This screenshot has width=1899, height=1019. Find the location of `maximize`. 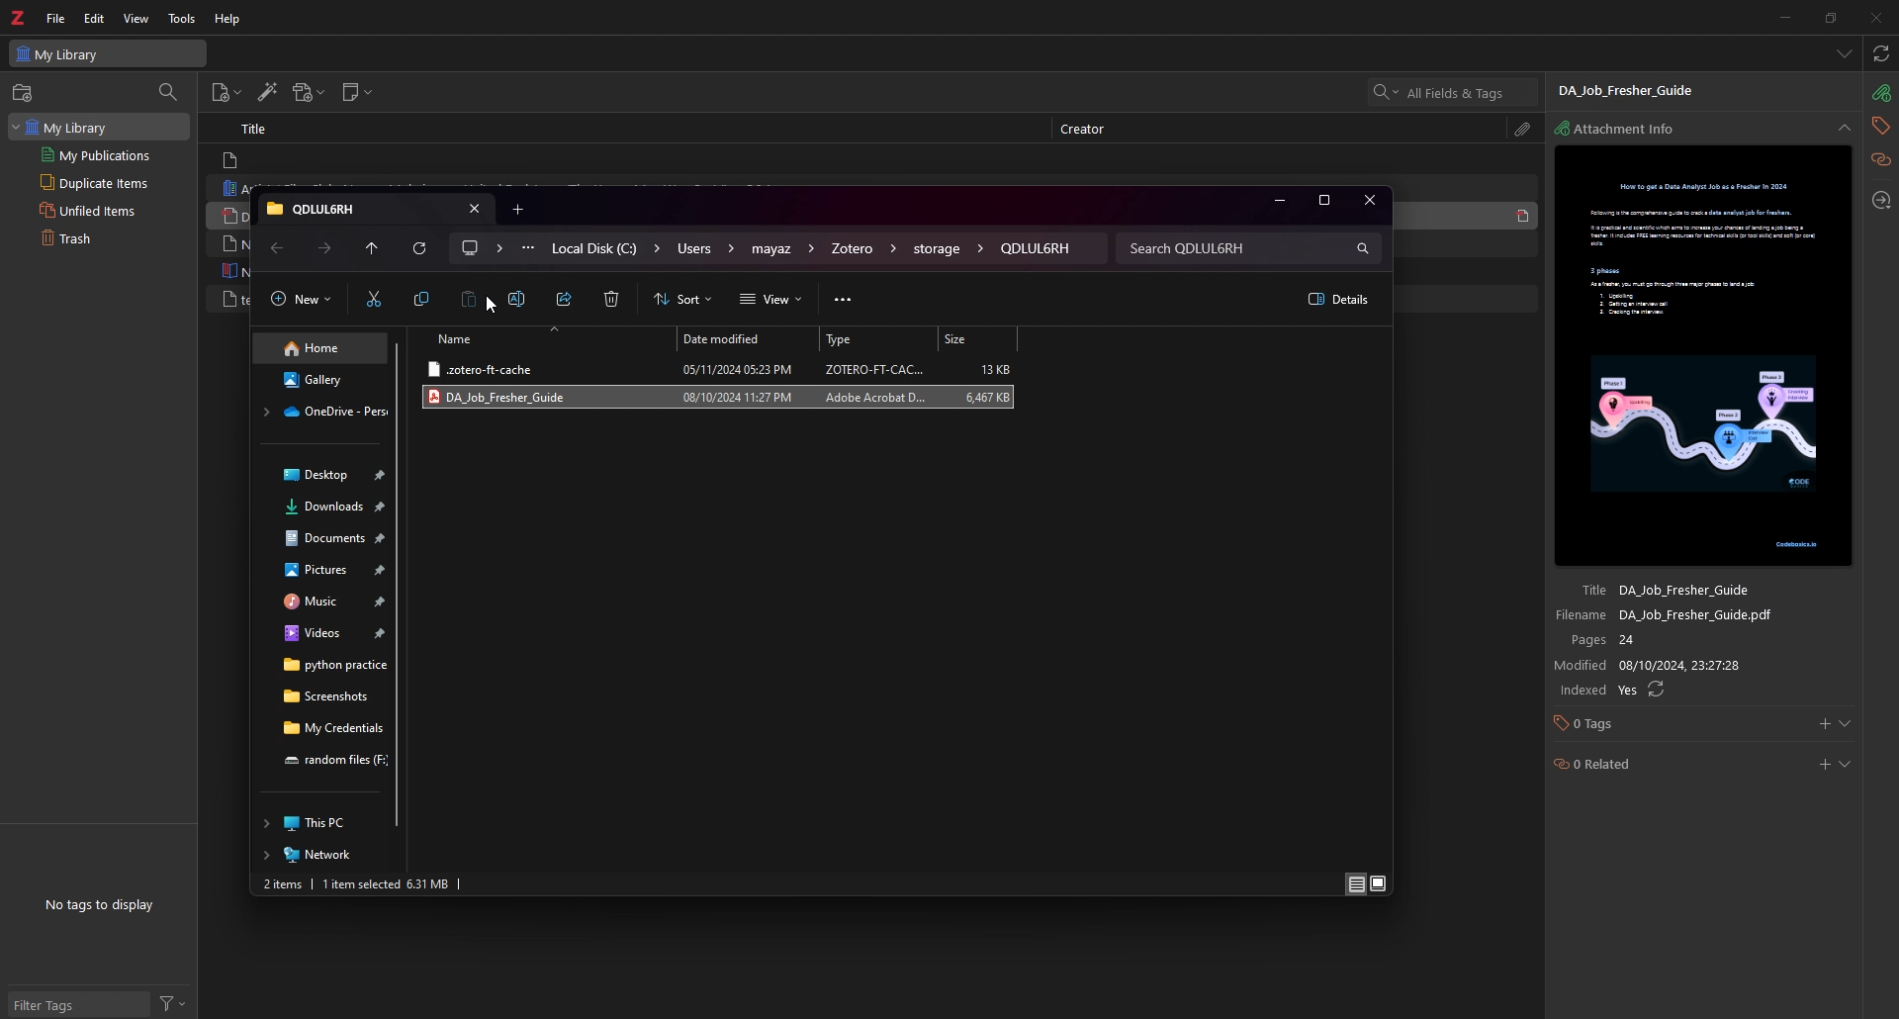

maximize is located at coordinates (1321, 200).